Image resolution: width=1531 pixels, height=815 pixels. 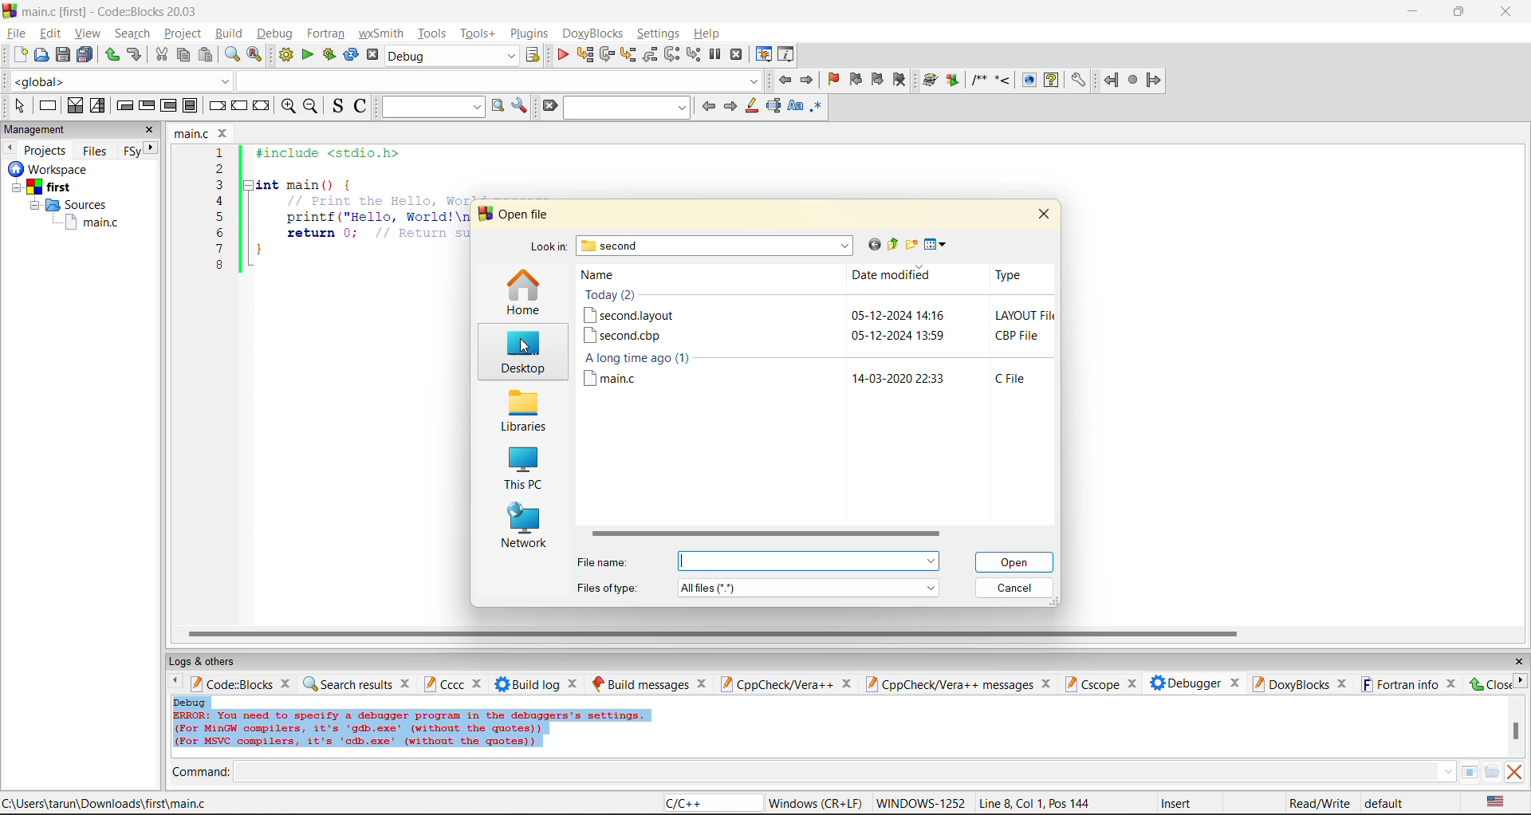 What do you see at coordinates (1289, 683) in the screenshot?
I see `doxyblocks` at bounding box center [1289, 683].